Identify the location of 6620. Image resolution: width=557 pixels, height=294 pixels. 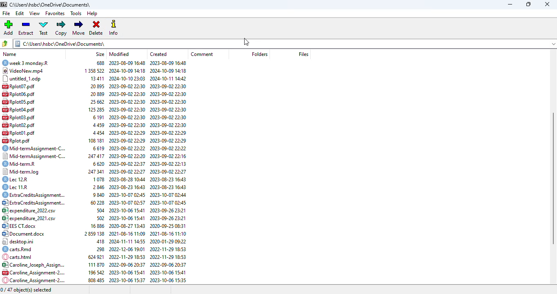
(95, 163).